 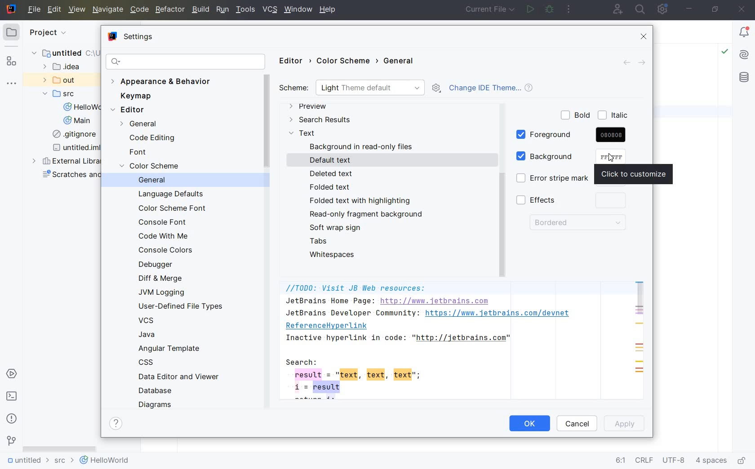 What do you see at coordinates (80, 108) in the screenshot?
I see `HelloWorld` at bounding box center [80, 108].